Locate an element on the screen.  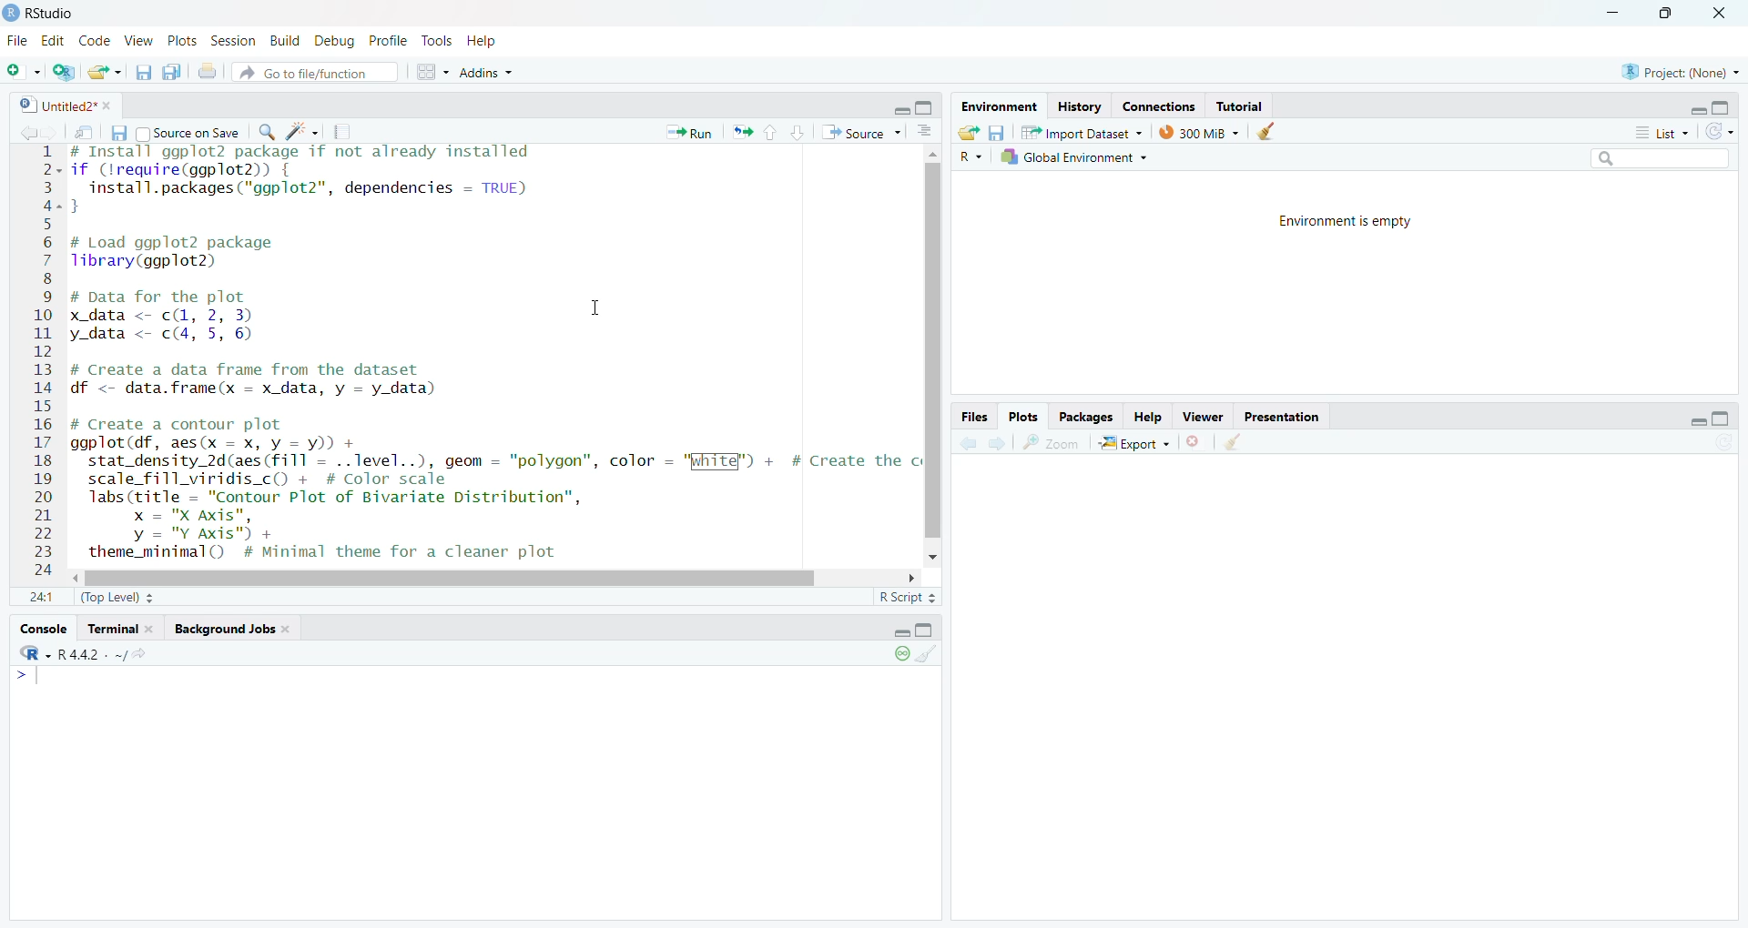
go to previous section/chunk is located at coordinates (769, 132).